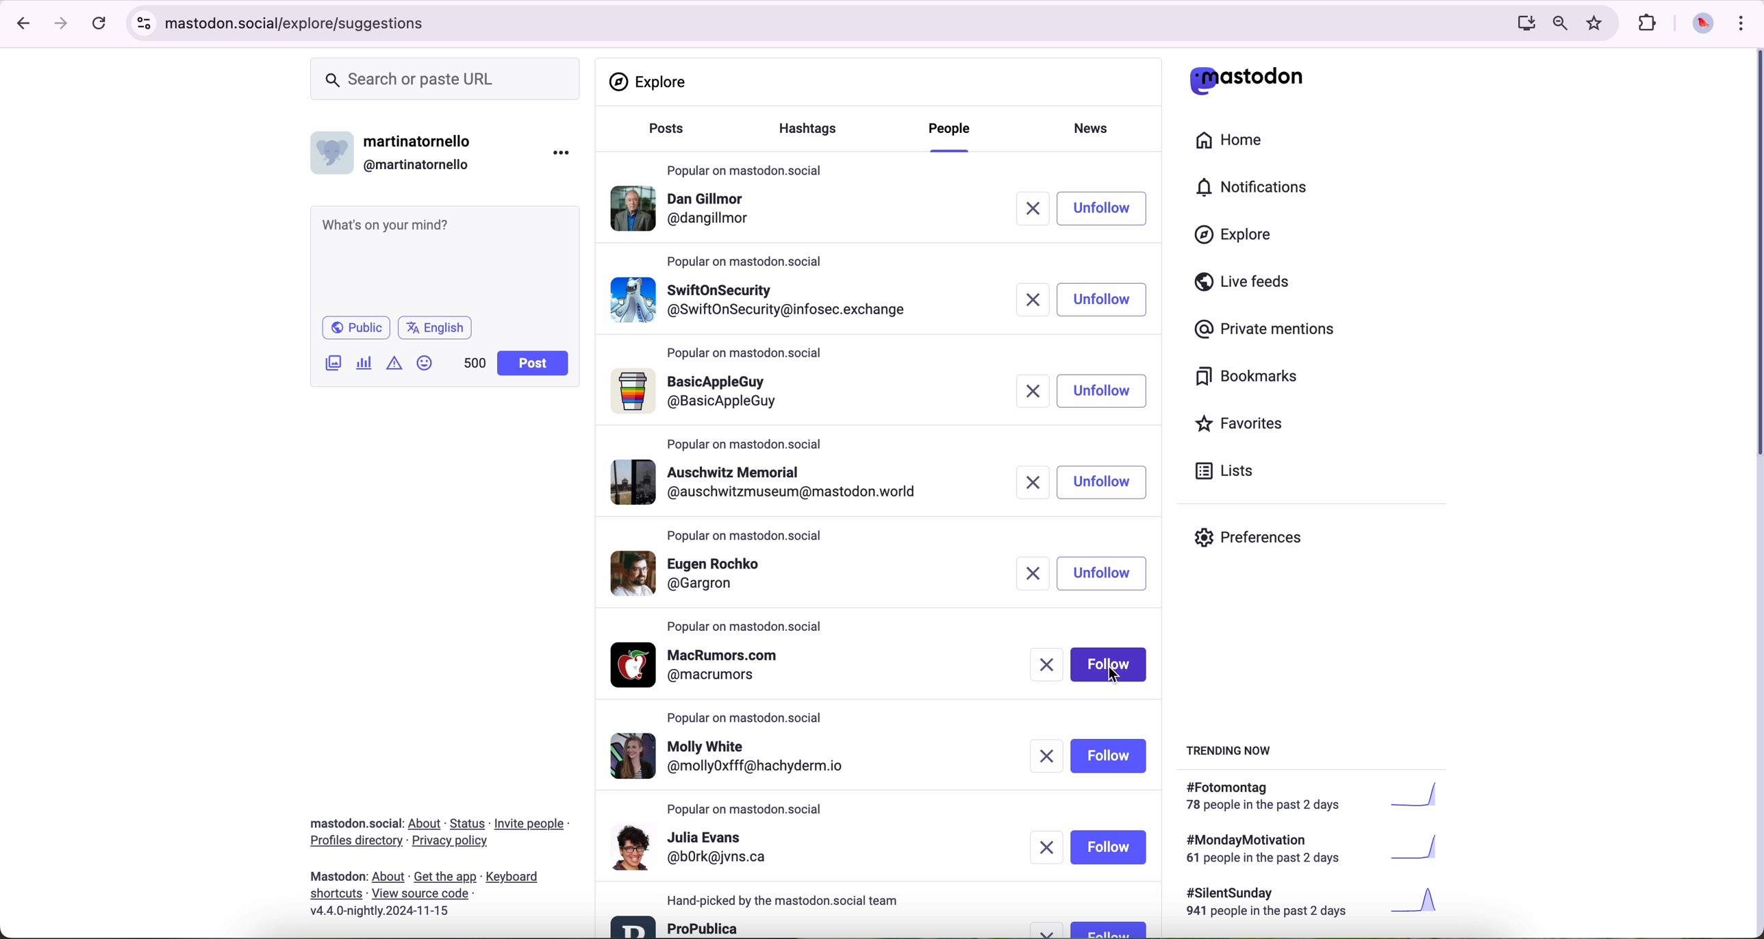 Image resolution: width=1764 pixels, height=939 pixels. What do you see at coordinates (1315, 904) in the screenshot?
I see `#silentsunday` at bounding box center [1315, 904].